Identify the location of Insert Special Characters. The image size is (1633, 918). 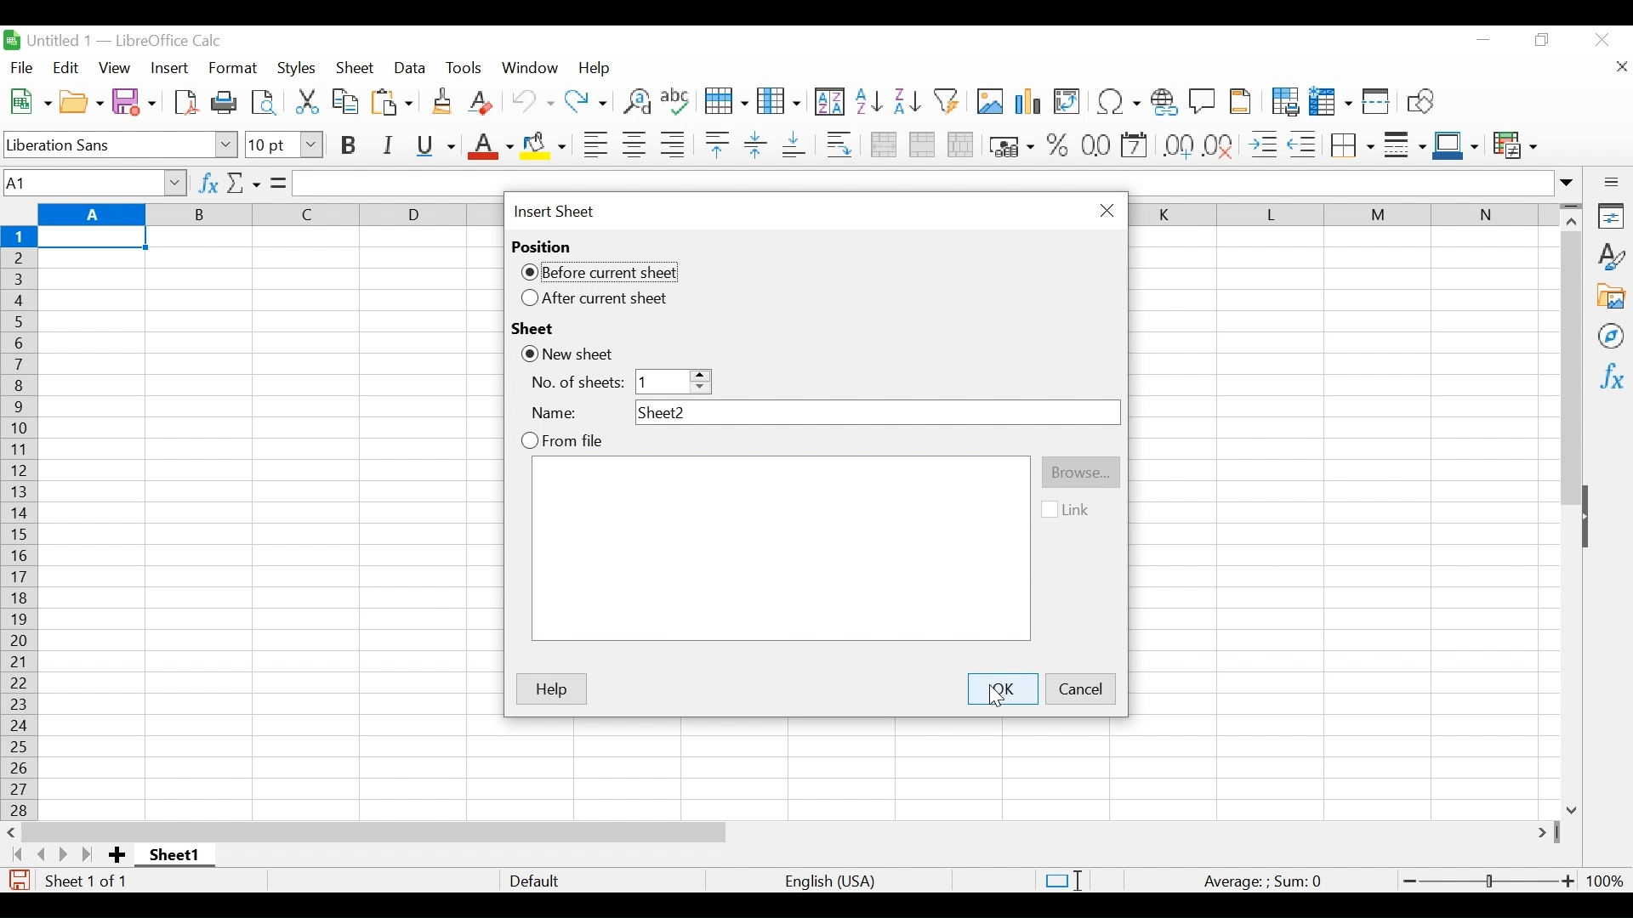
(1117, 102).